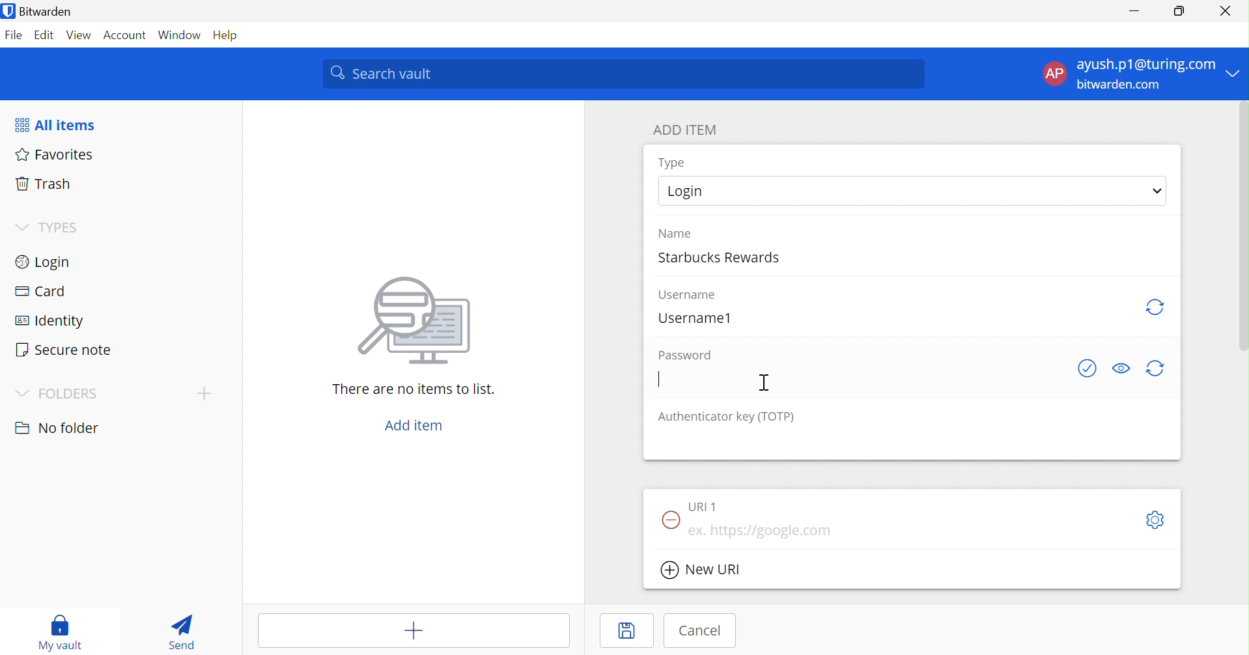 Image resolution: width=1249 pixels, height=655 pixels. Describe the element at coordinates (23, 394) in the screenshot. I see `Drop Down` at that location.